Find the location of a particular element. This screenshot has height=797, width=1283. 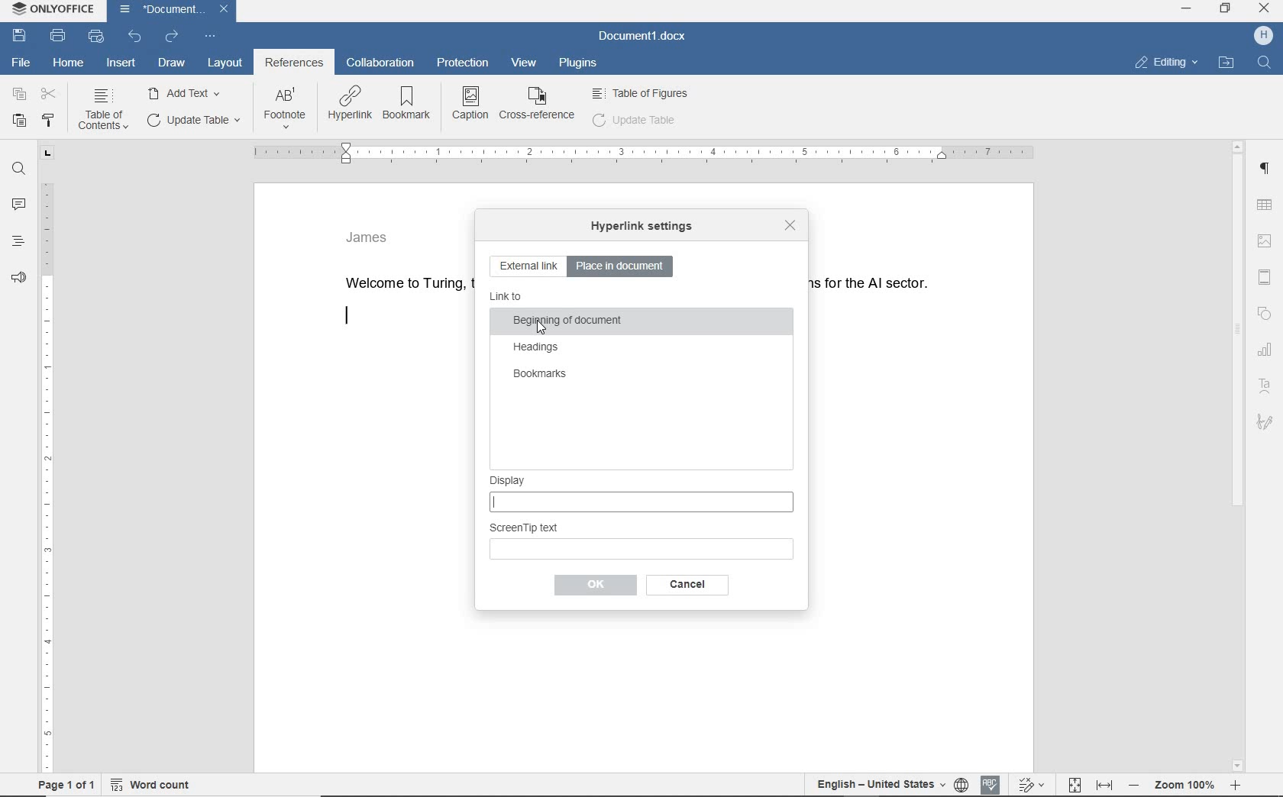

Screen Tip Text is located at coordinates (642, 540).